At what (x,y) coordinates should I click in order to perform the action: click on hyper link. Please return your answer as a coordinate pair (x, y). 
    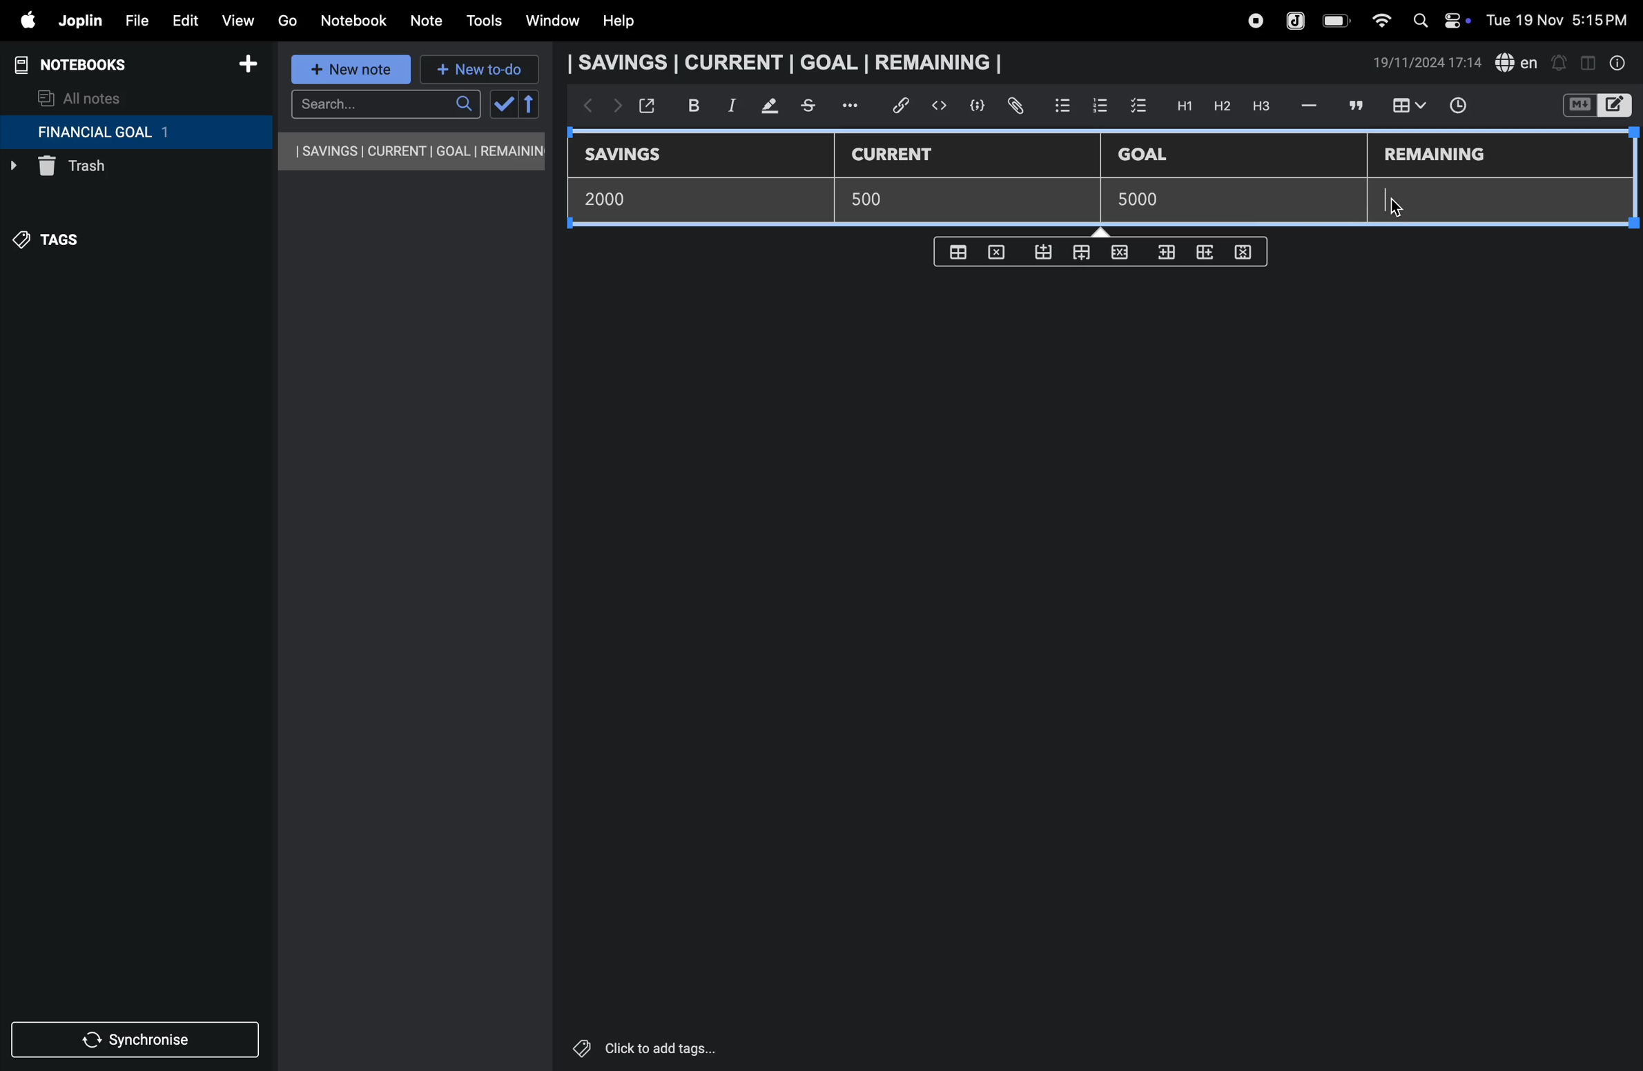
    Looking at the image, I should click on (905, 106).